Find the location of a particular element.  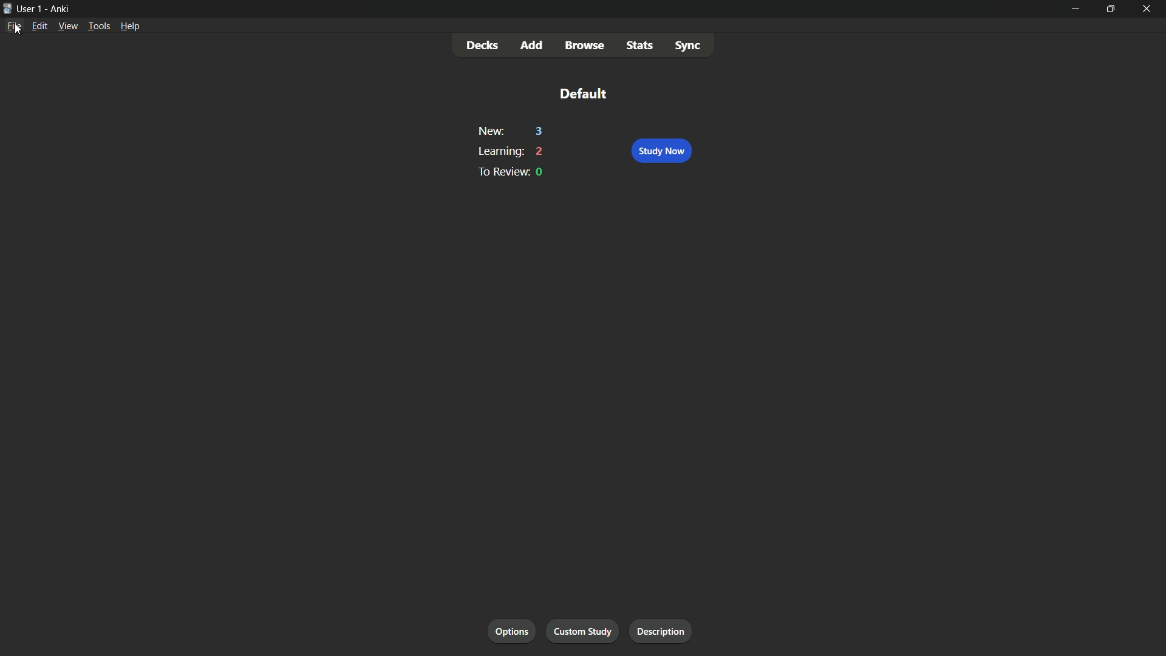

close app is located at coordinates (1149, 9).